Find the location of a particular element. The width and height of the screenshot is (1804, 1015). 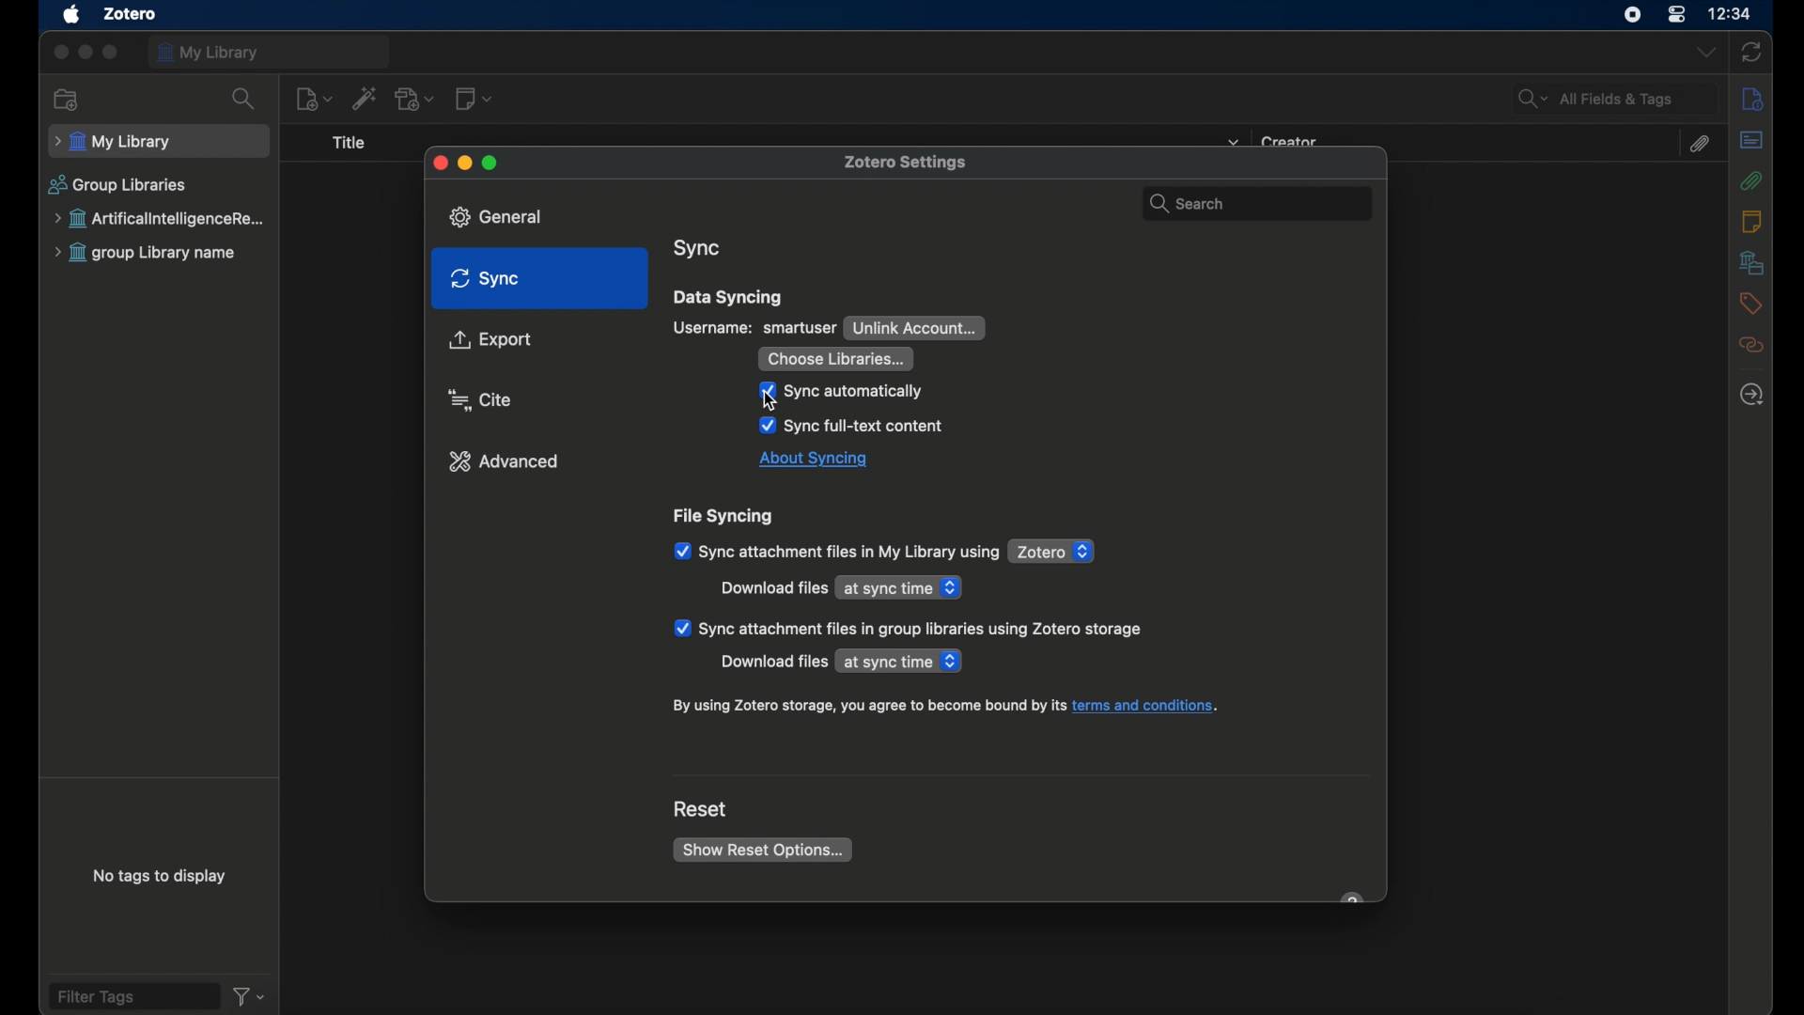

minimize is located at coordinates (85, 52).